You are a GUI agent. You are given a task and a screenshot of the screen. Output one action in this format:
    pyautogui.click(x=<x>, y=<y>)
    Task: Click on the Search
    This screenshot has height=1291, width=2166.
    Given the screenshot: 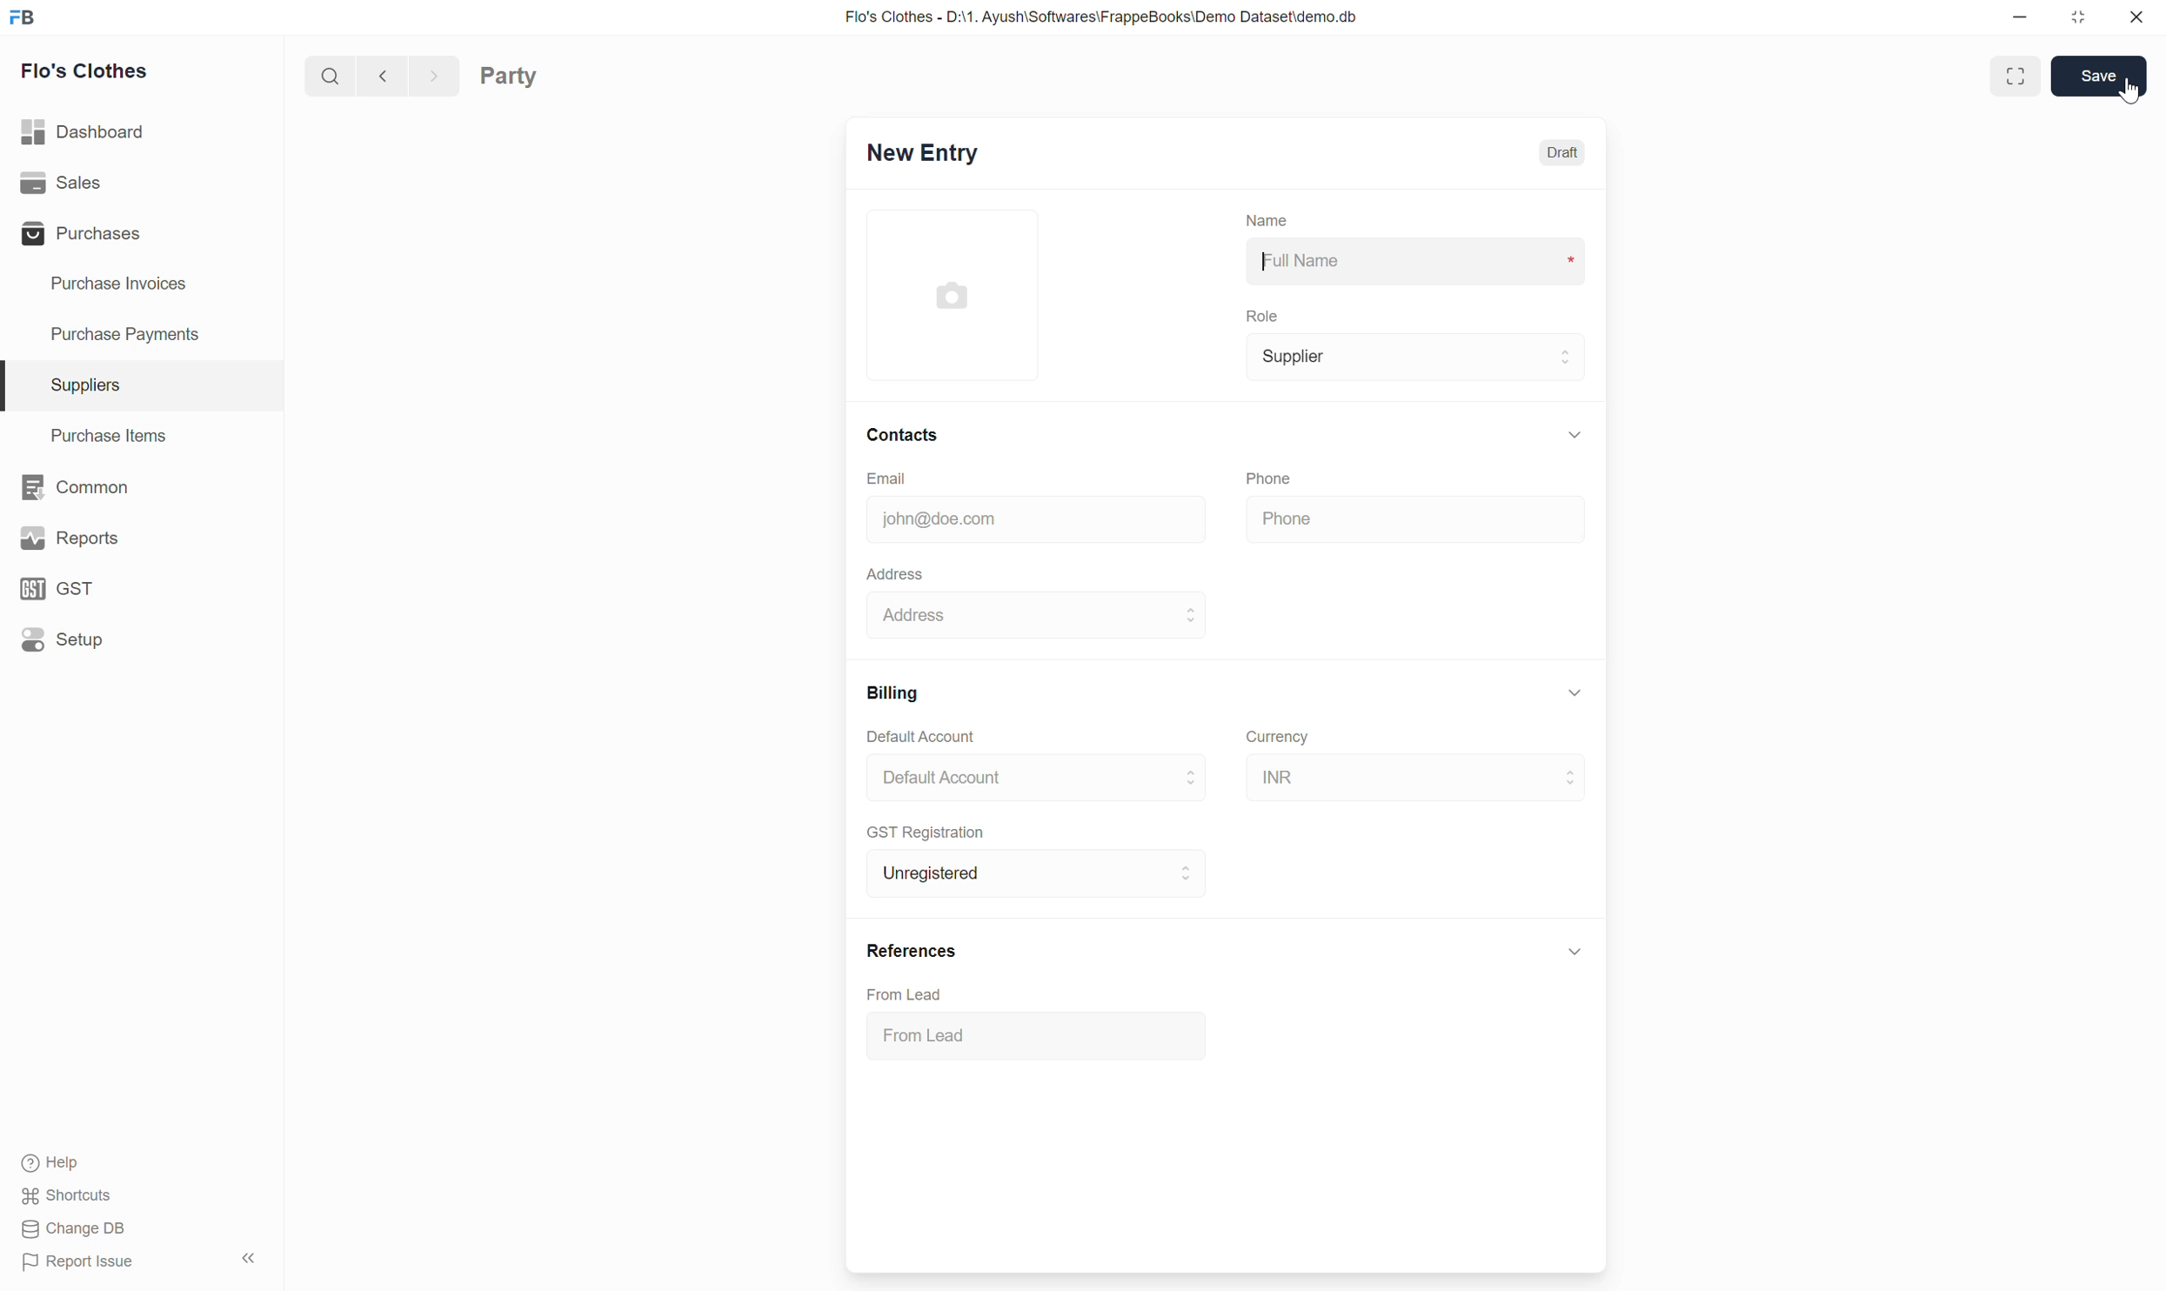 What is the action you would take?
    pyautogui.click(x=331, y=75)
    